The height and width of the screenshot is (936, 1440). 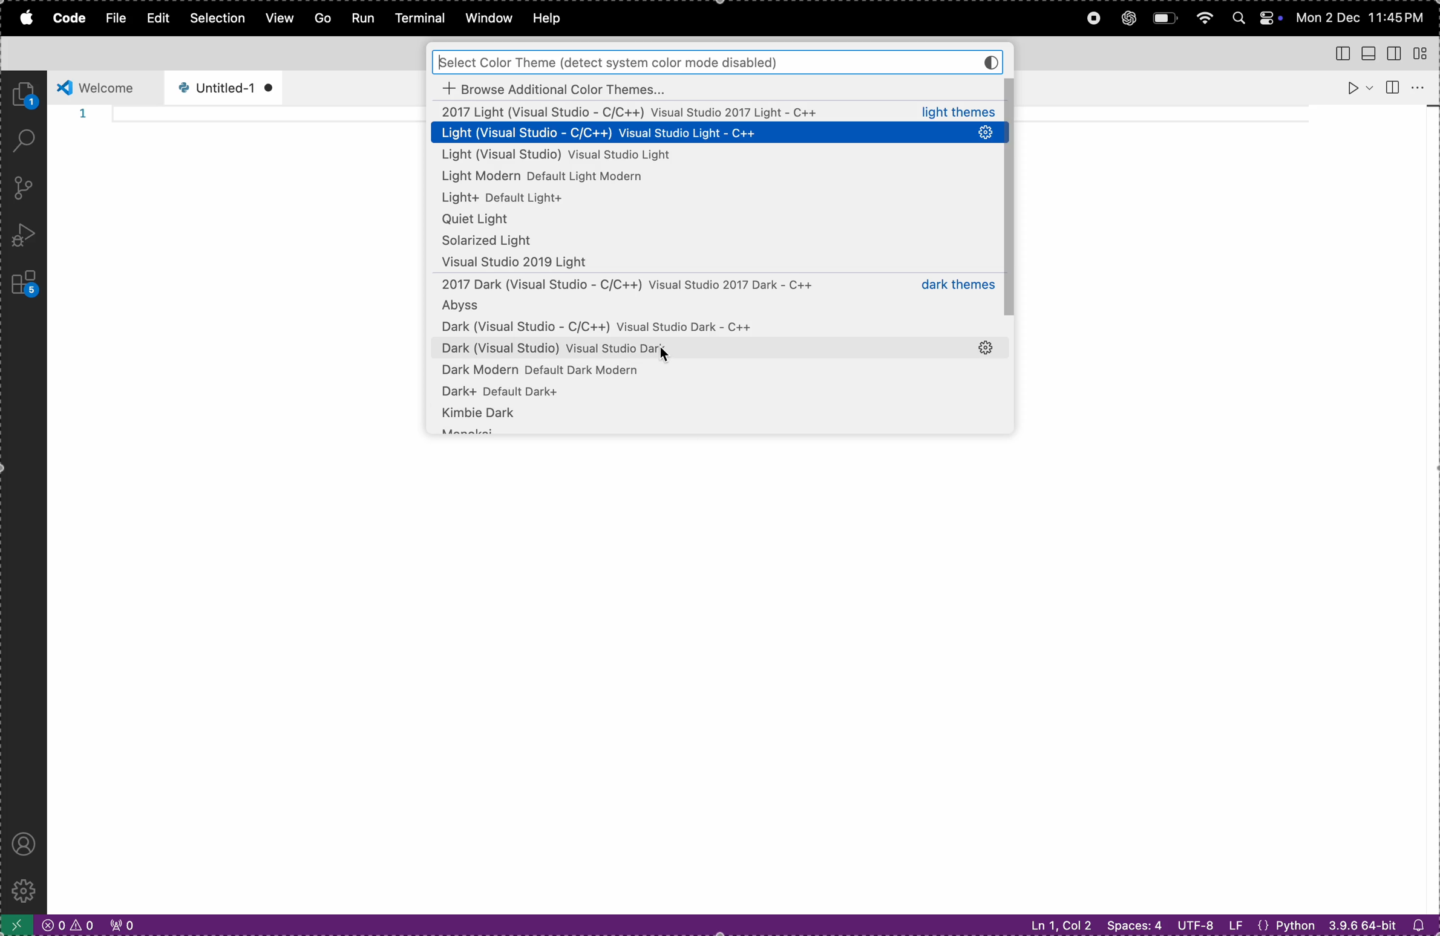 I want to click on run, so click(x=361, y=19).